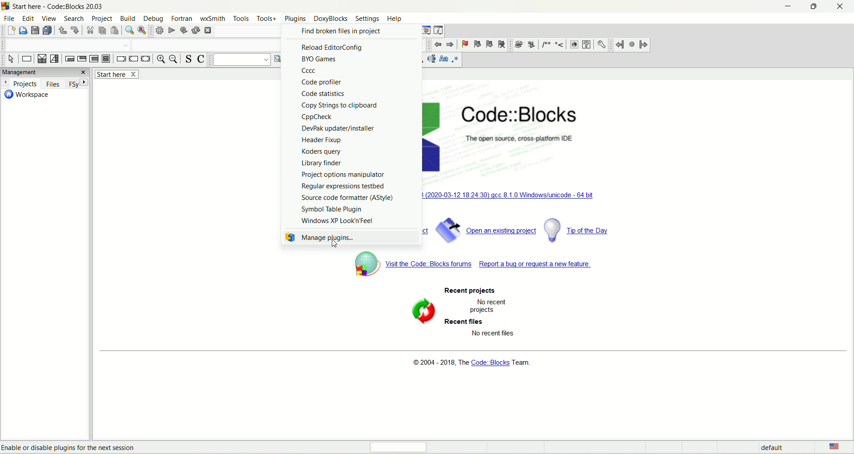 The height and width of the screenshot is (454, 854). What do you see at coordinates (532, 126) in the screenshot?
I see `code::block` at bounding box center [532, 126].